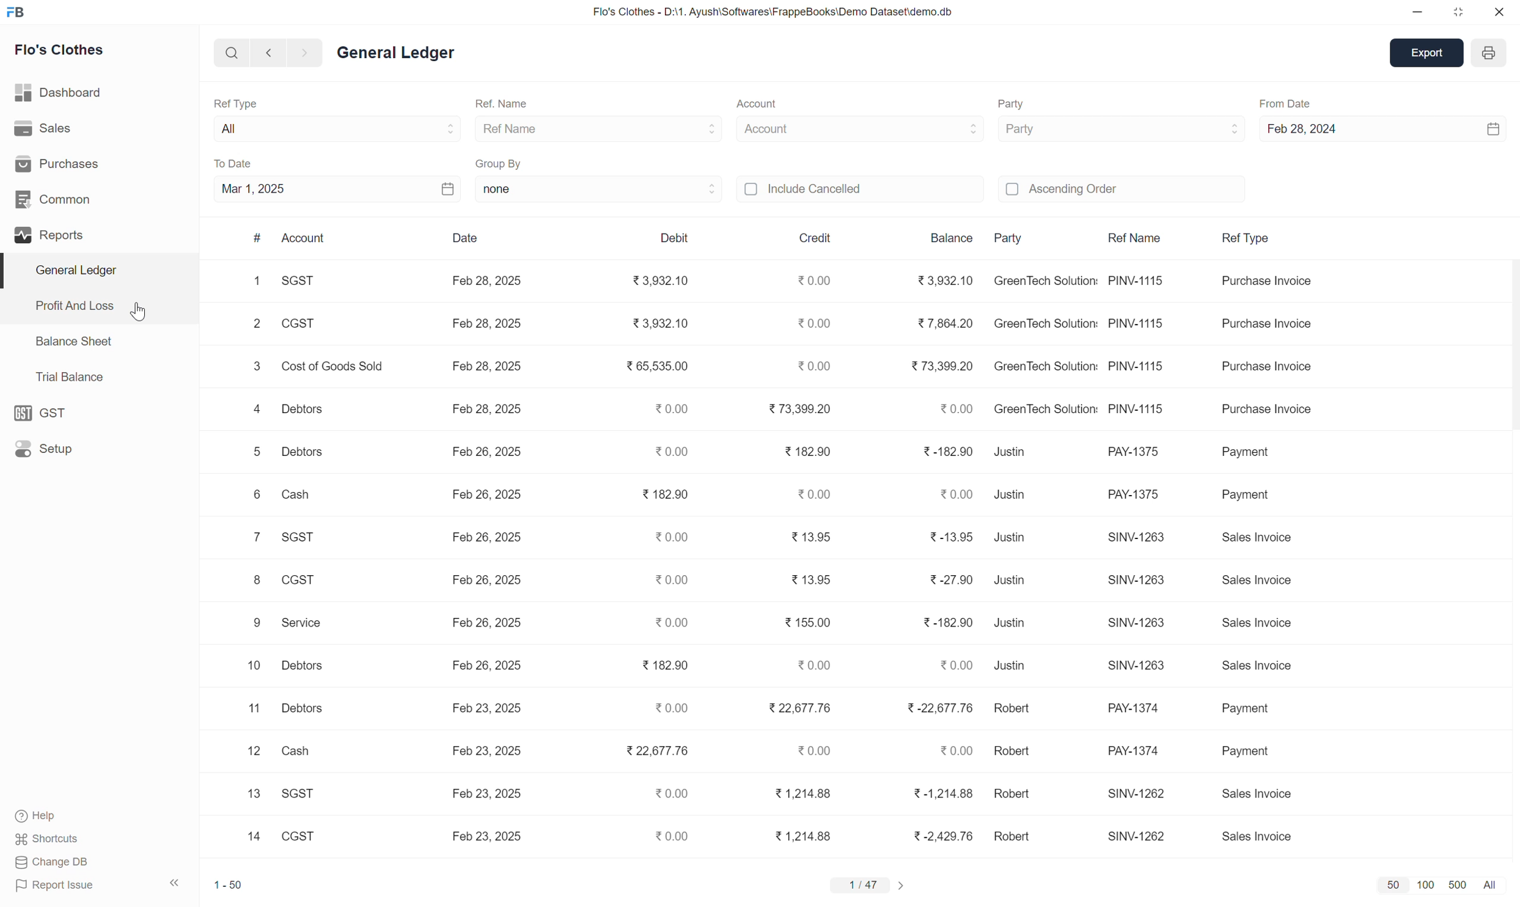 The height and width of the screenshot is (907, 1520). Describe the element at coordinates (433, 191) in the screenshot. I see `Calendar` at that location.